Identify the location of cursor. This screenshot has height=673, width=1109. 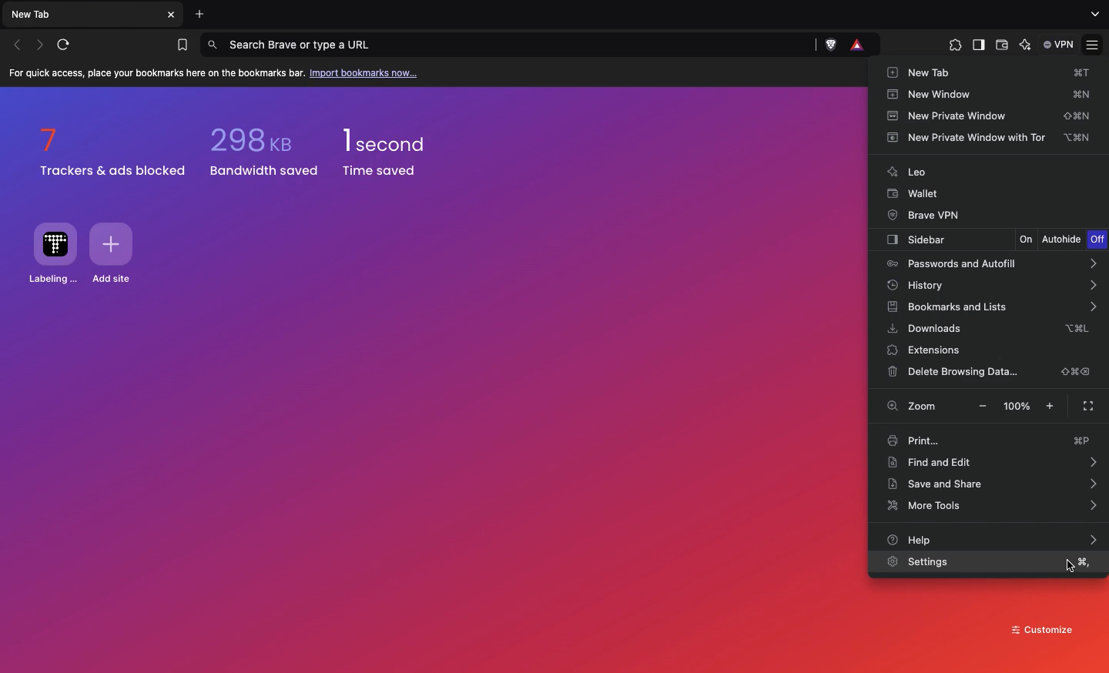
(1067, 568).